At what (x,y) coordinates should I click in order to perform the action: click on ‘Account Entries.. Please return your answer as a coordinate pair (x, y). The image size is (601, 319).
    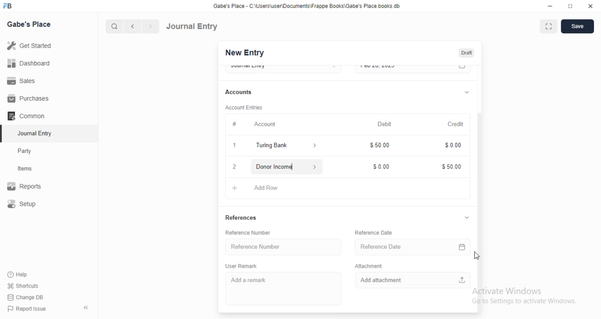
    Looking at the image, I should click on (245, 109).